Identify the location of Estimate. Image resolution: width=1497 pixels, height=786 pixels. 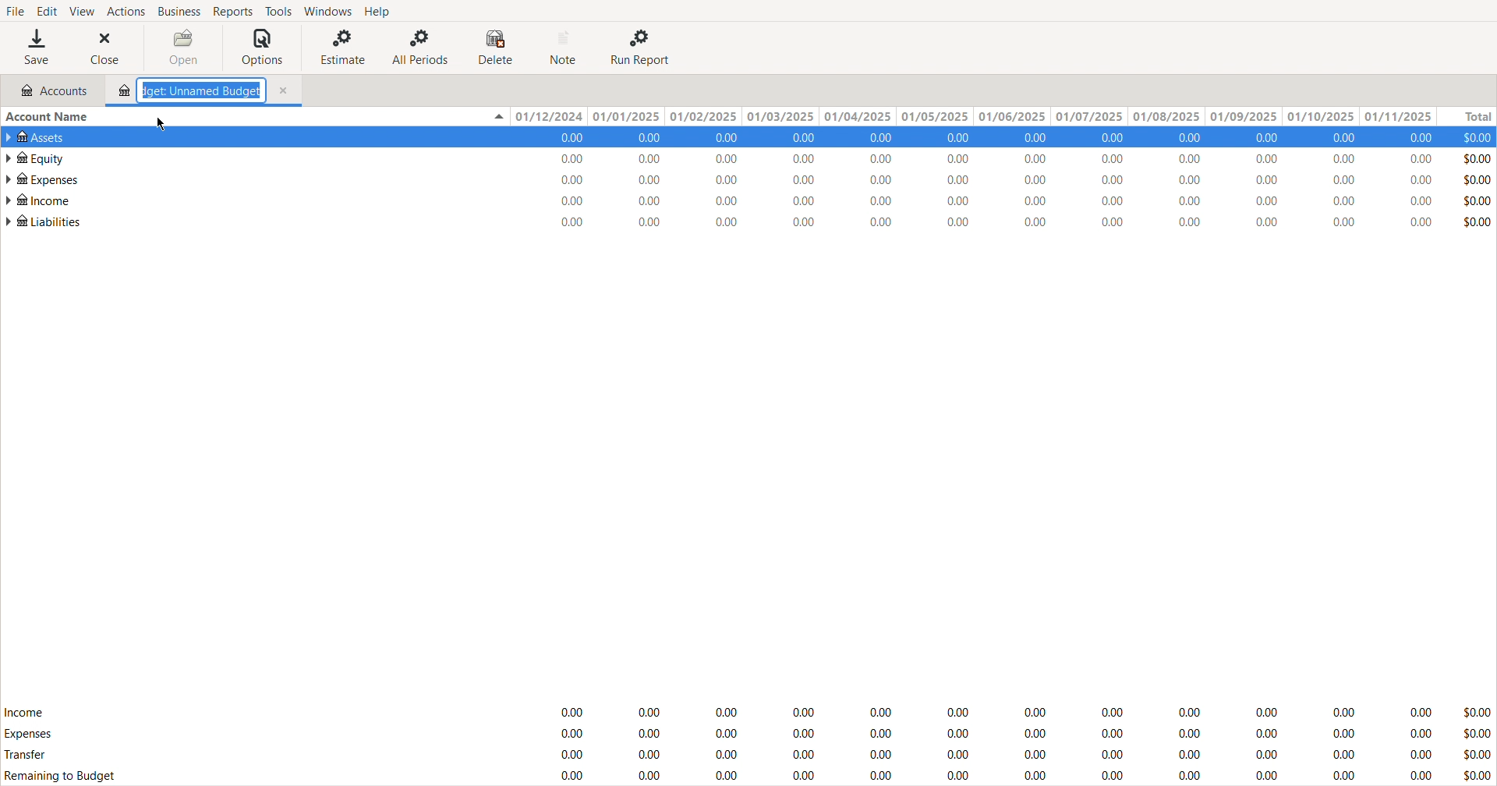
(339, 47).